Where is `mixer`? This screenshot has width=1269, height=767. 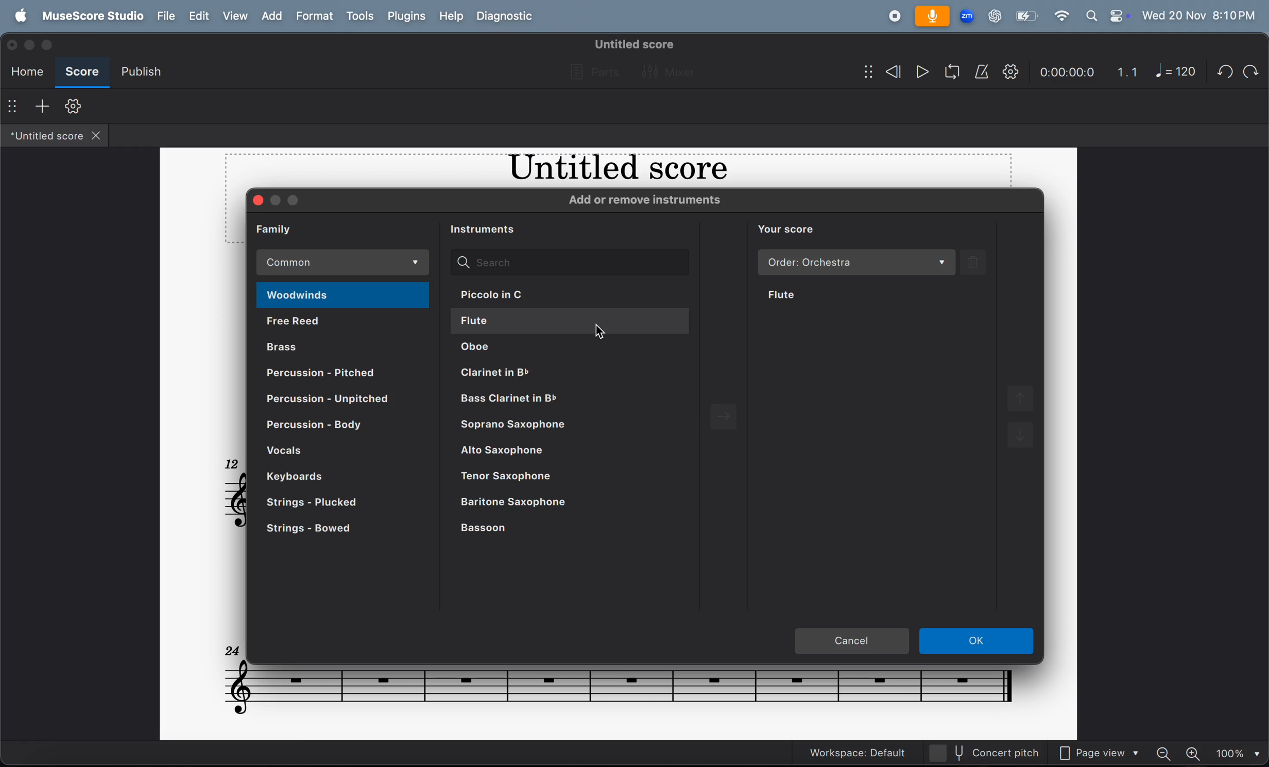 mixer is located at coordinates (666, 70).